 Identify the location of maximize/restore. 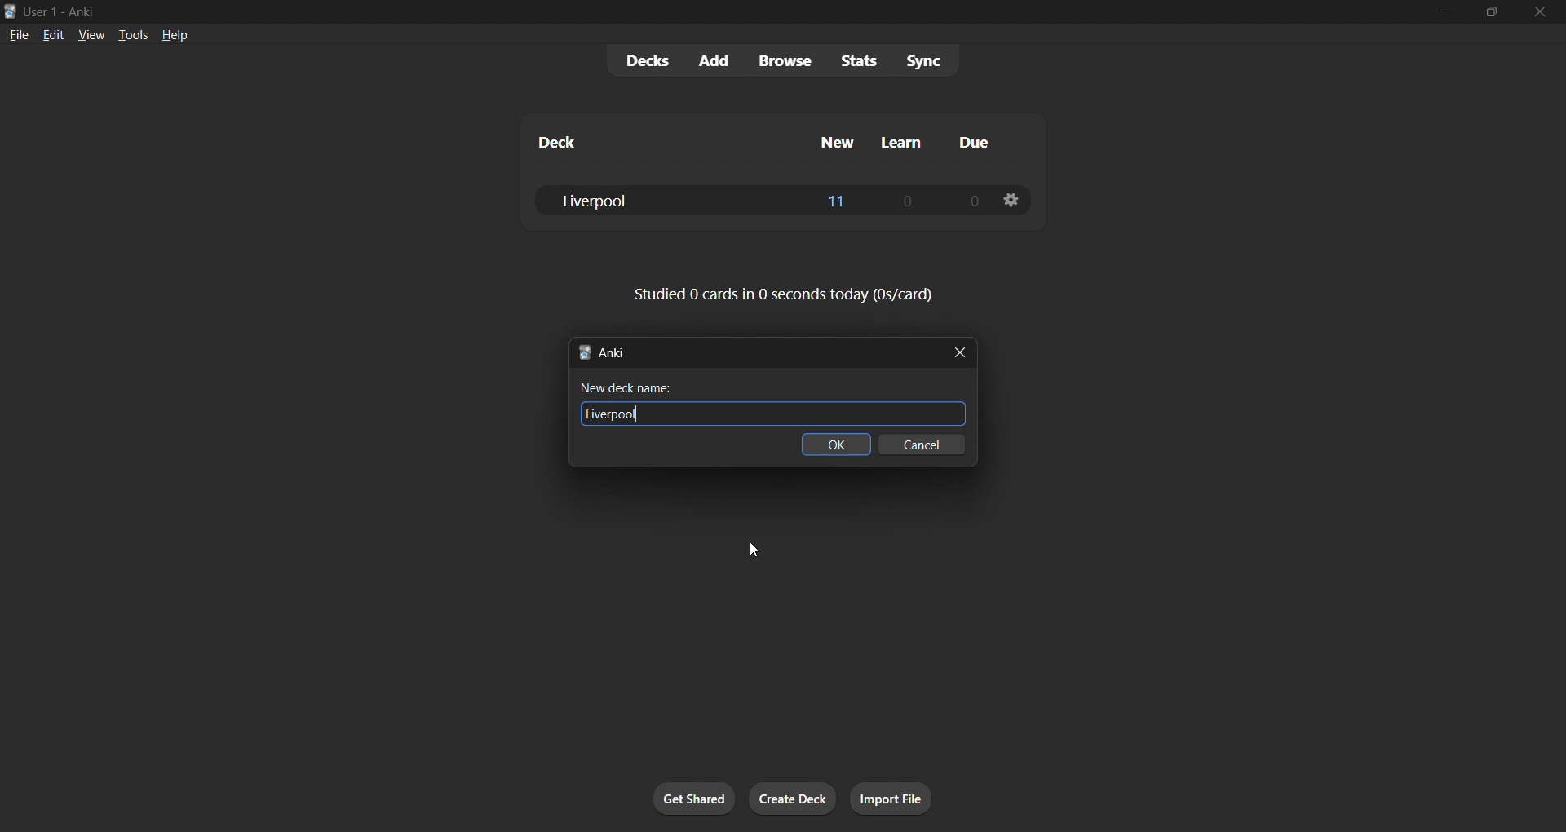
(1494, 12).